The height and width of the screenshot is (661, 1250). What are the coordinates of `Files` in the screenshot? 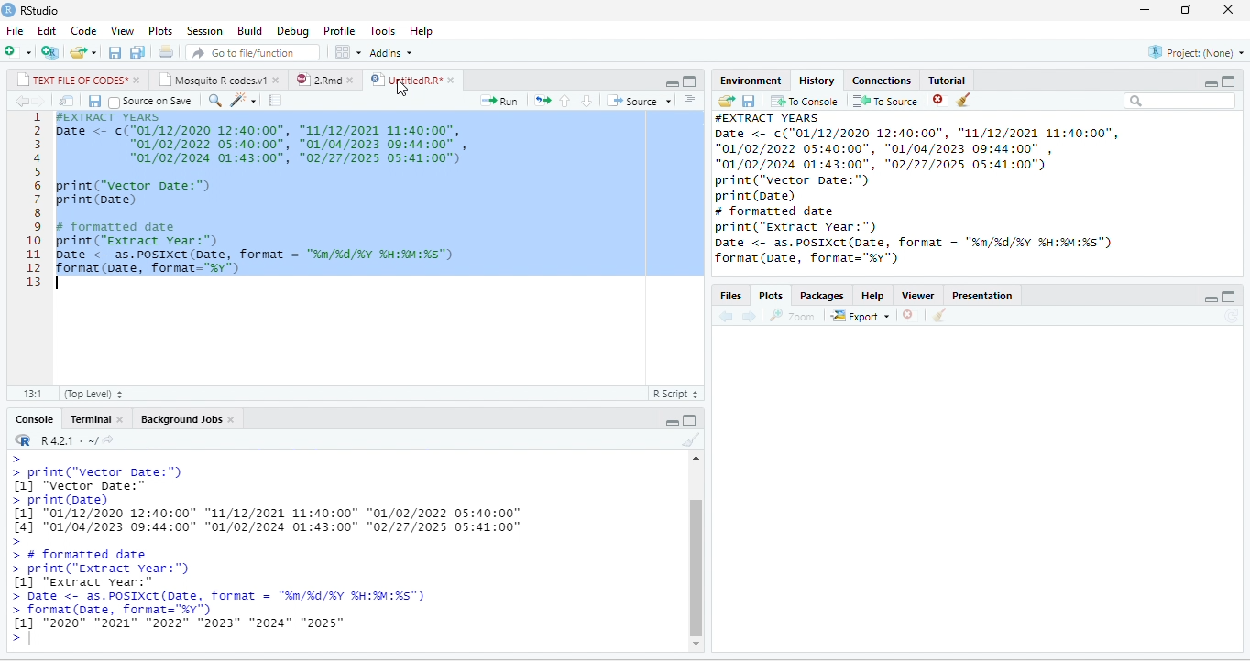 It's located at (732, 297).